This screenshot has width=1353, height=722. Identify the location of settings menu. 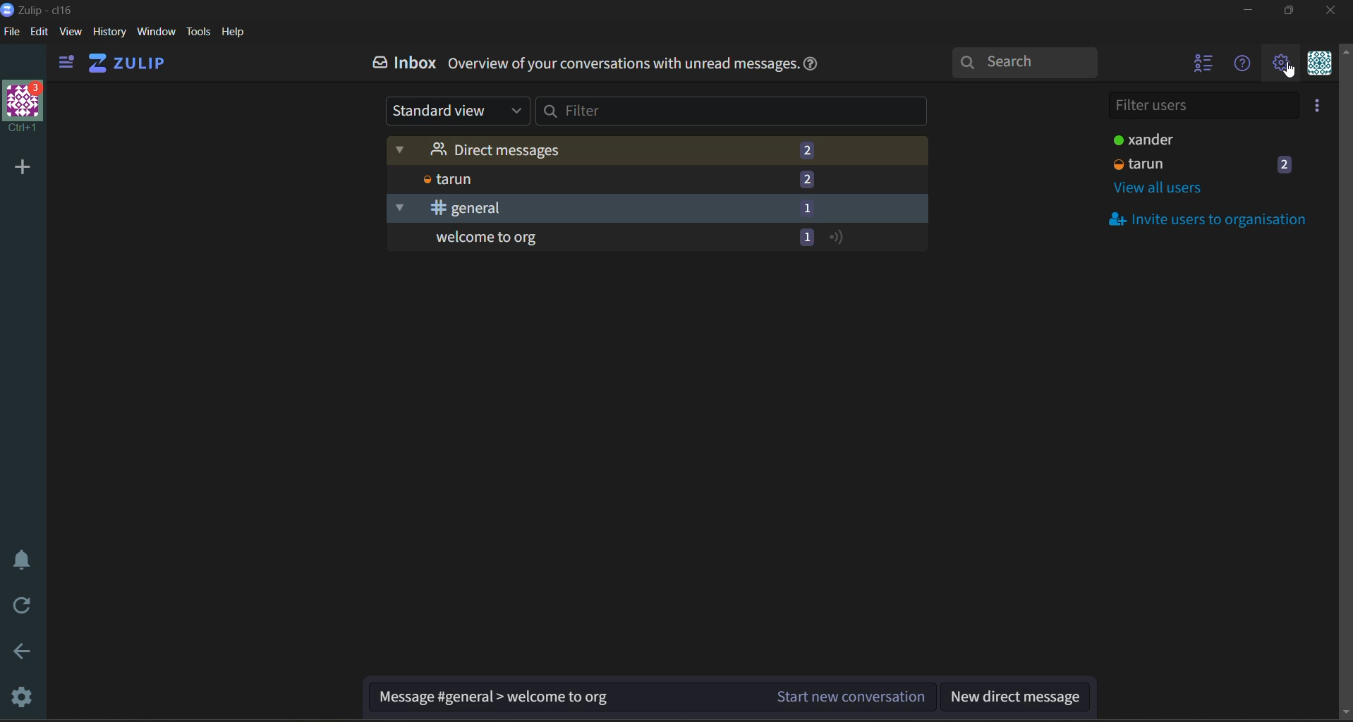
(1280, 64).